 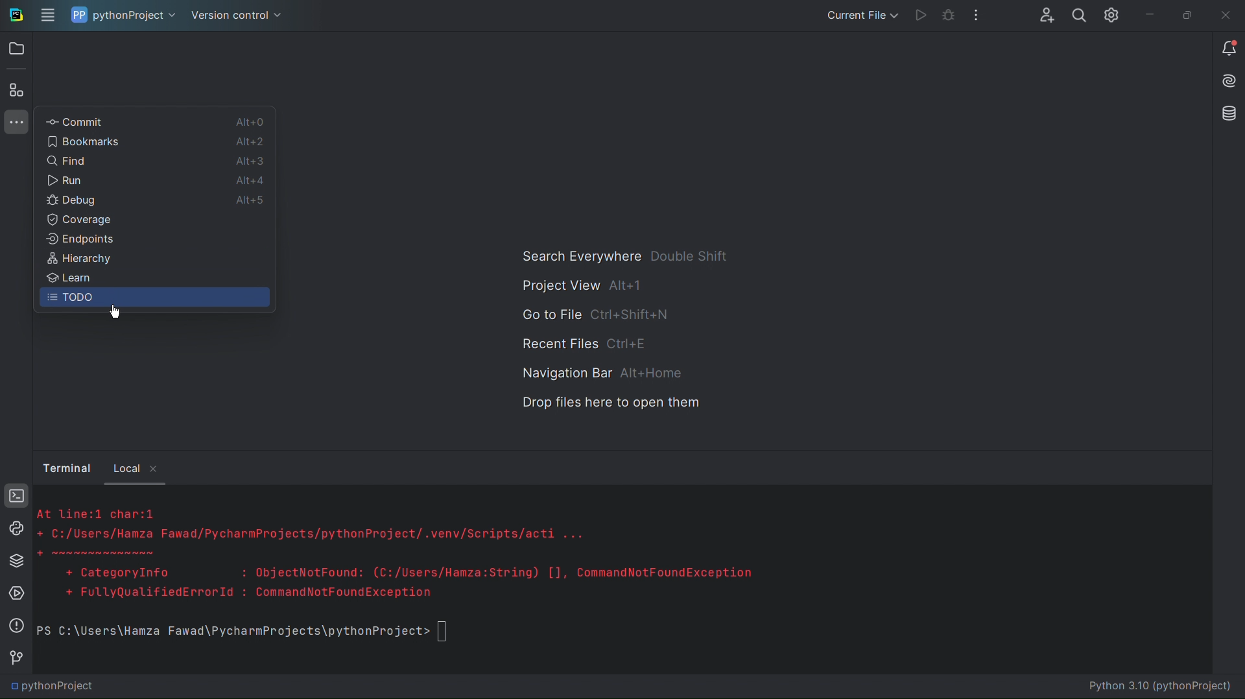 I want to click on Debug, so click(x=102, y=202).